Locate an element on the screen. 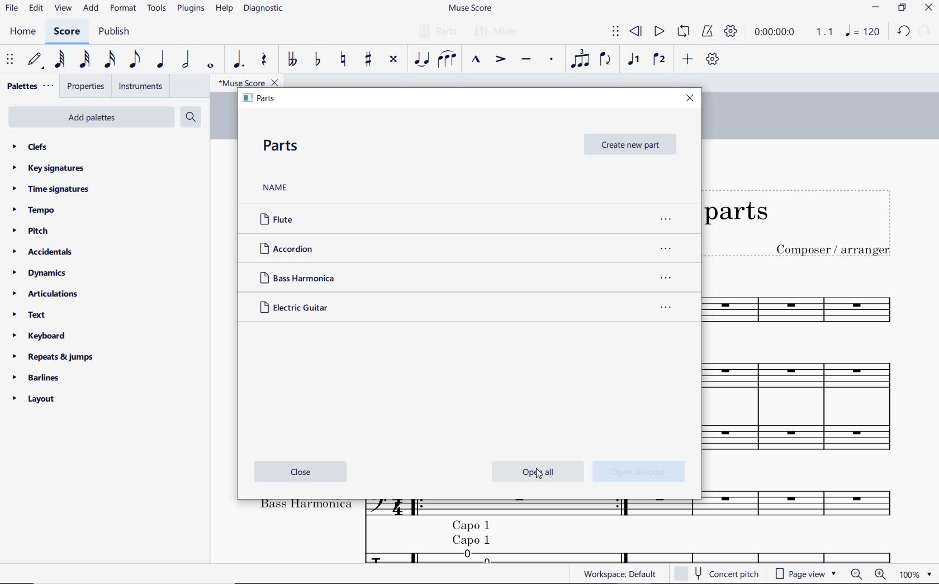 The height and width of the screenshot is (584, 939). default (step time) is located at coordinates (37, 61).